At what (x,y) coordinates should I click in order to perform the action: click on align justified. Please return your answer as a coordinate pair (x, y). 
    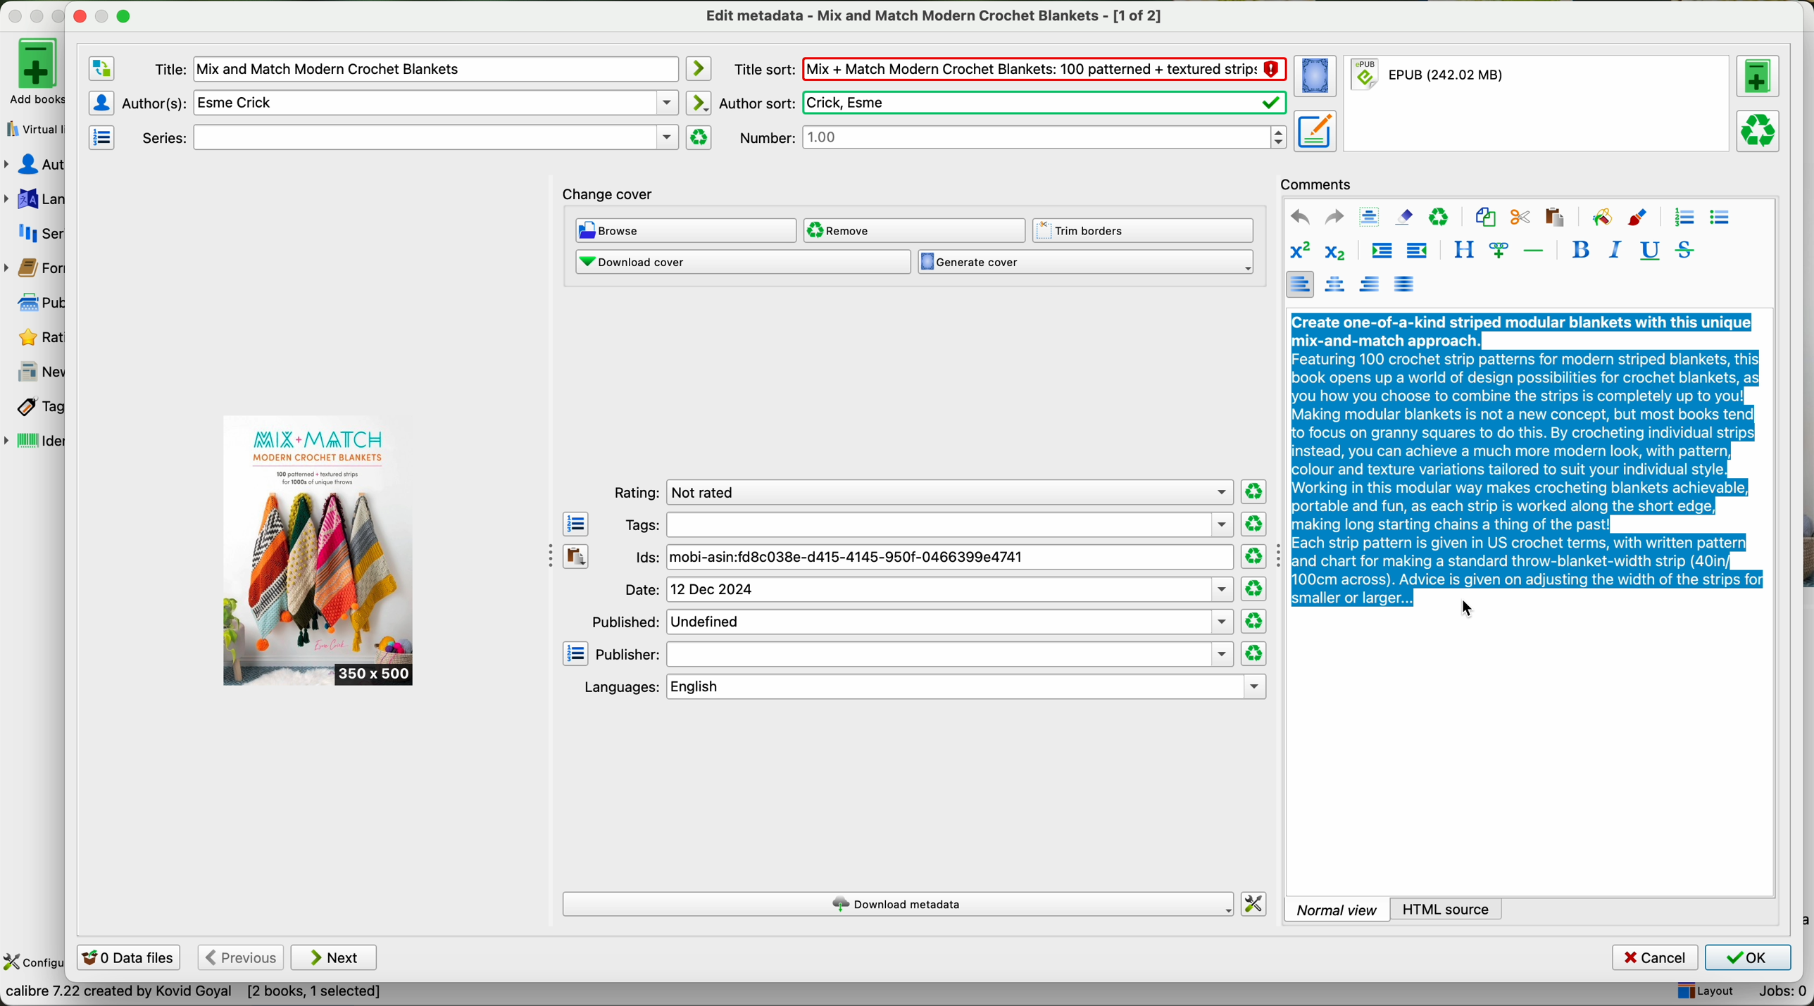
    Looking at the image, I should click on (1404, 283).